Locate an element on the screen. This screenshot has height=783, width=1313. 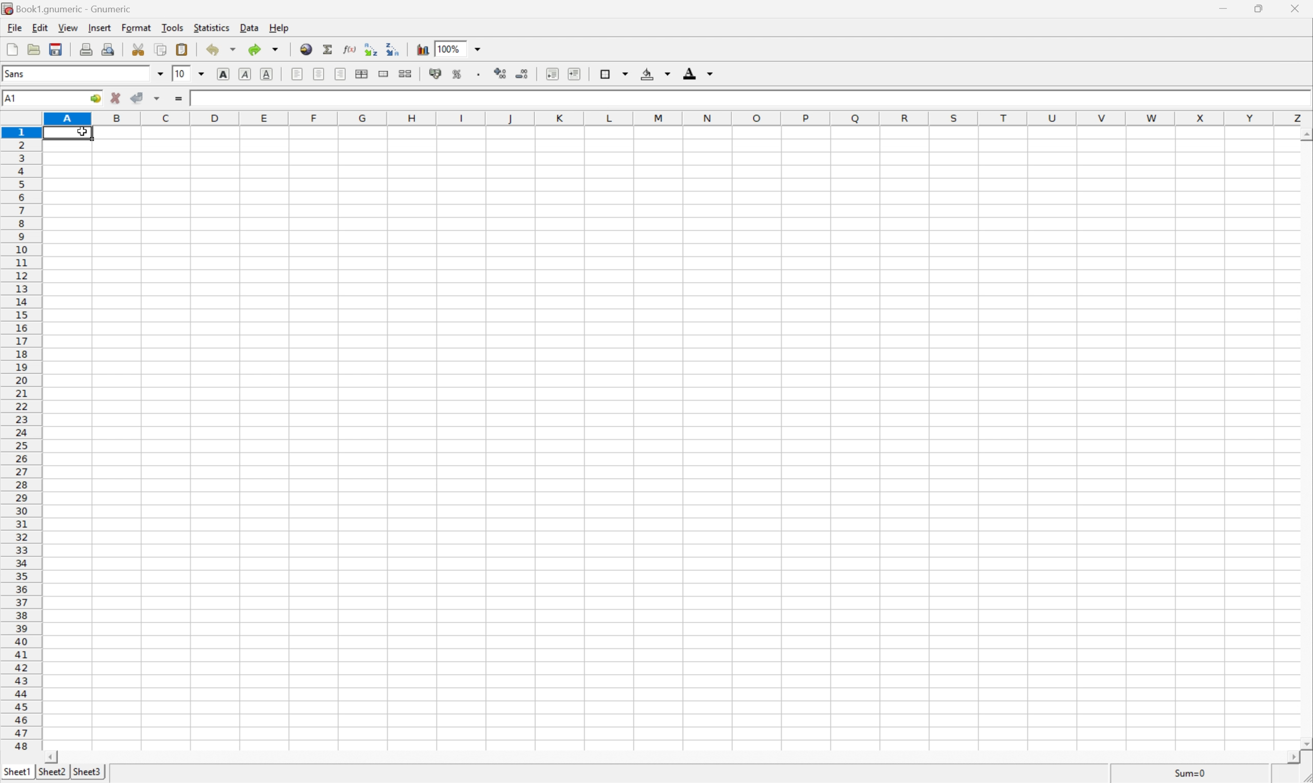
sum in current cell is located at coordinates (327, 49).